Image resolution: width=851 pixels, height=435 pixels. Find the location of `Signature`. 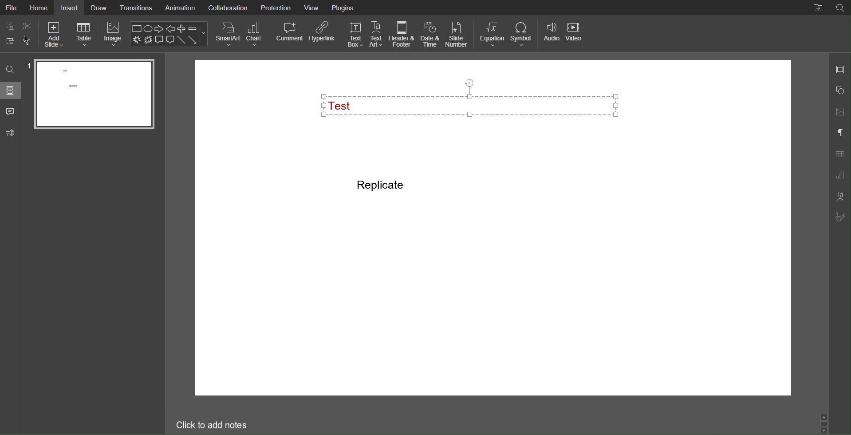

Signature is located at coordinates (840, 217).